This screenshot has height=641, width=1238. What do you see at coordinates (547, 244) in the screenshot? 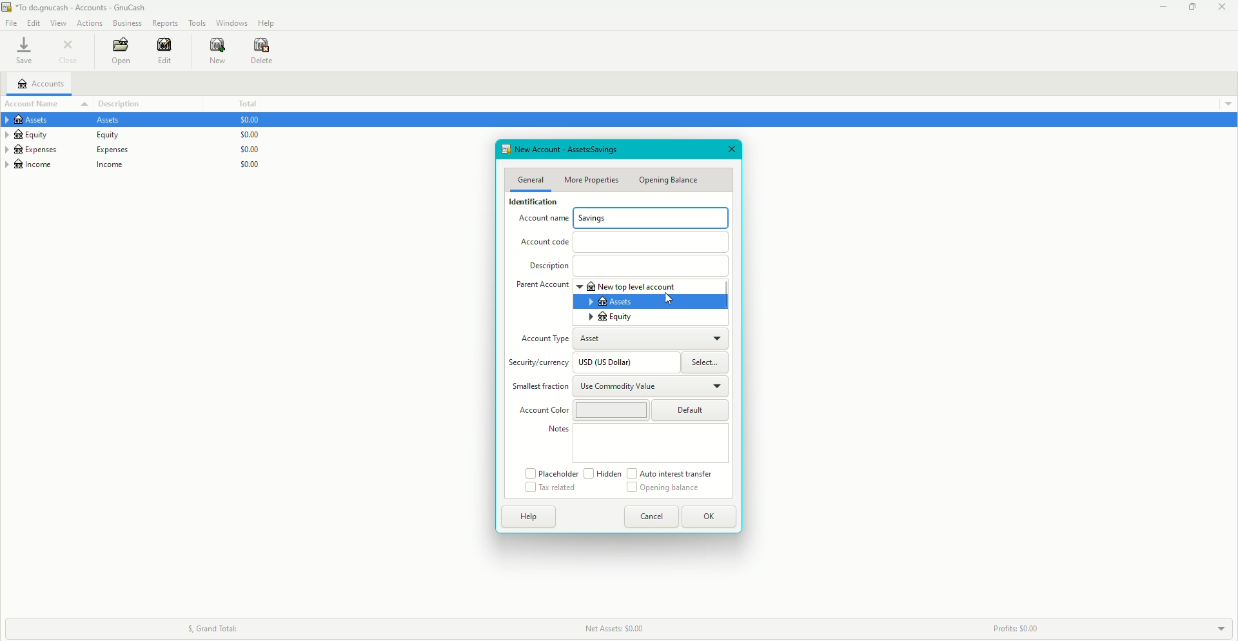
I see `Account code` at bounding box center [547, 244].